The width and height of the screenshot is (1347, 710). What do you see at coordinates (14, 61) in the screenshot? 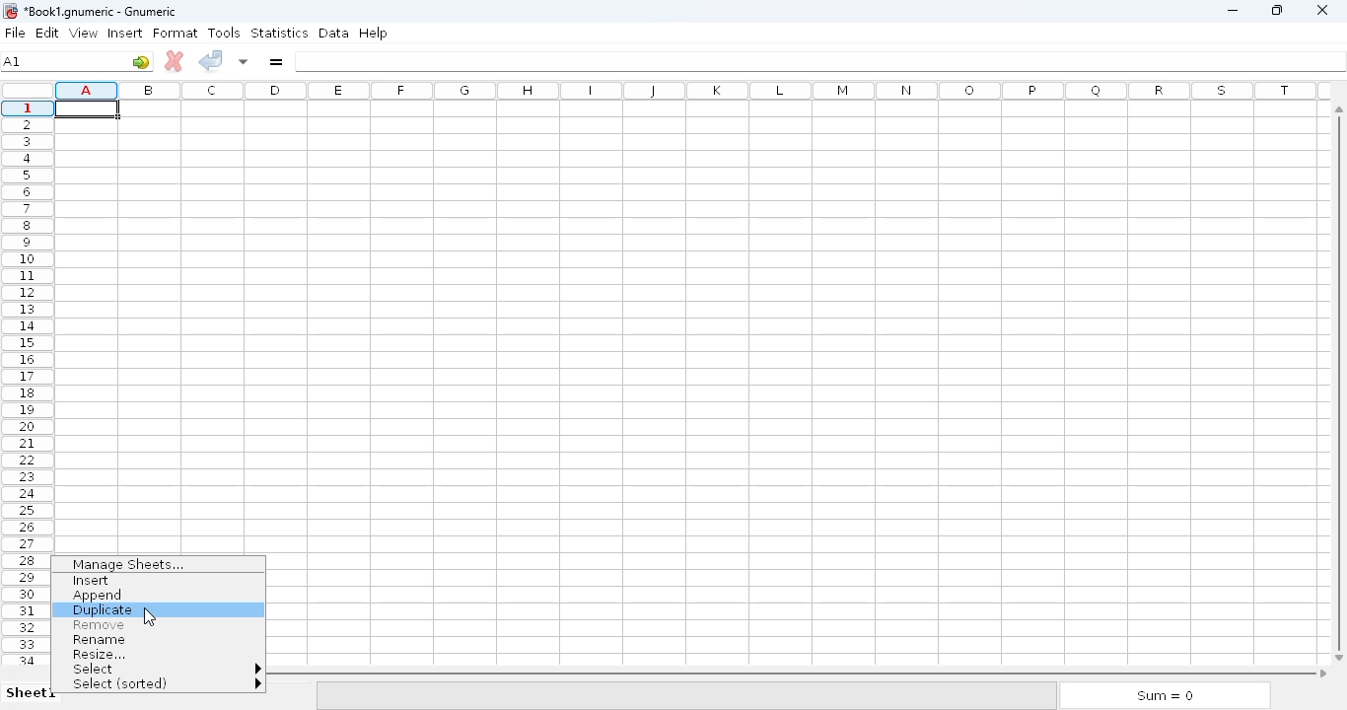
I see `cell name A1` at bounding box center [14, 61].